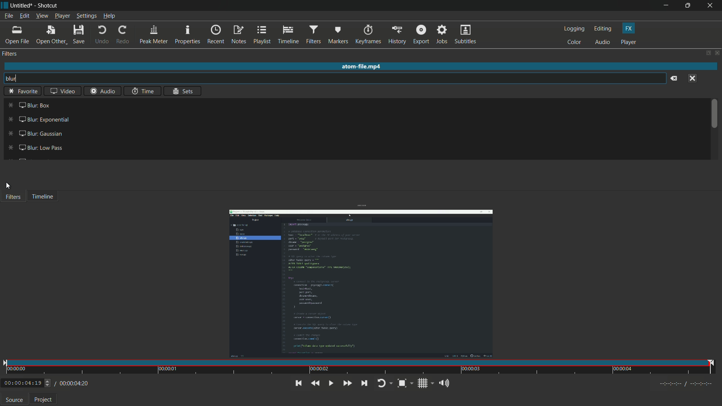 The image size is (722, 406). What do you see at coordinates (44, 400) in the screenshot?
I see `project` at bounding box center [44, 400].